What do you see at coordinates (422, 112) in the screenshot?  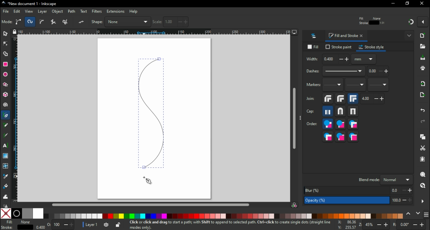 I see `undo` at bounding box center [422, 112].